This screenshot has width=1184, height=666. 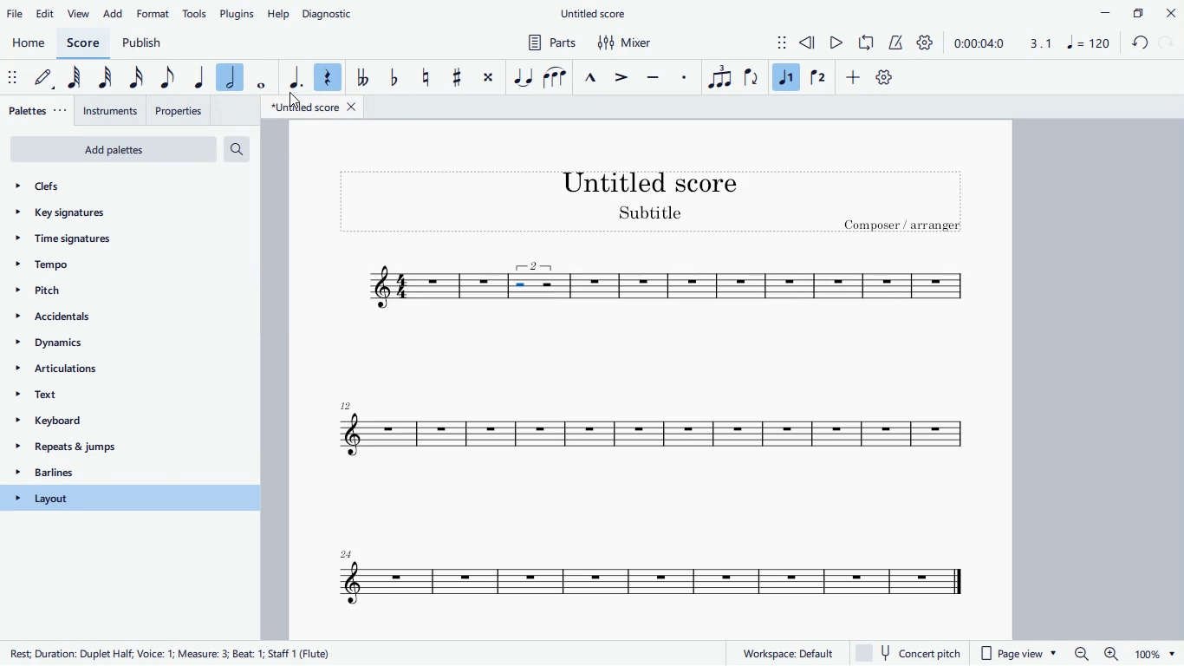 I want to click on rest, so click(x=327, y=75).